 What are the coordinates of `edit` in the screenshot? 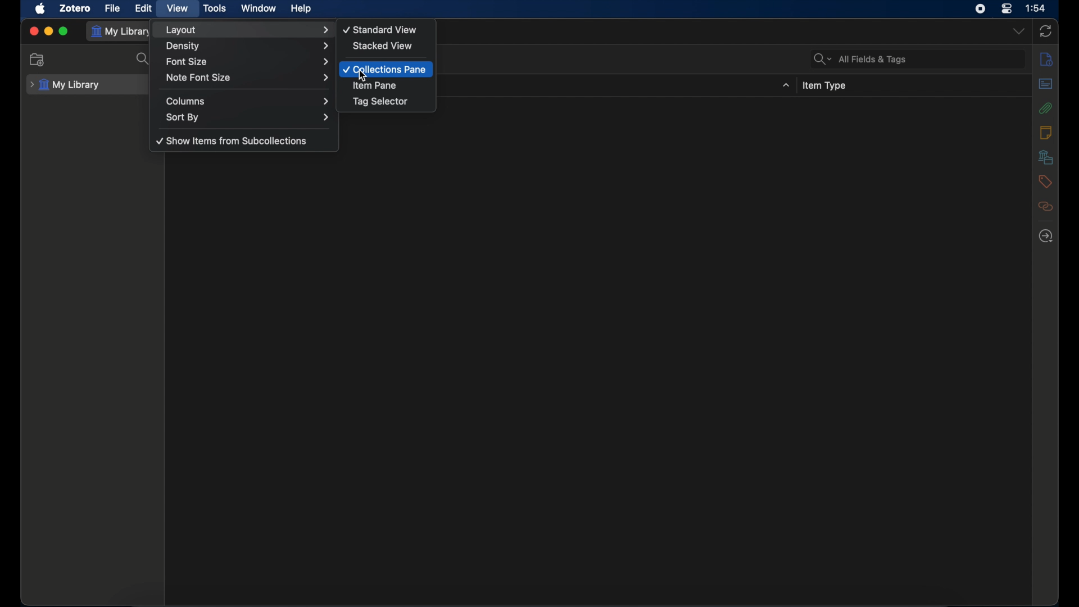 It's located at (144, 8).